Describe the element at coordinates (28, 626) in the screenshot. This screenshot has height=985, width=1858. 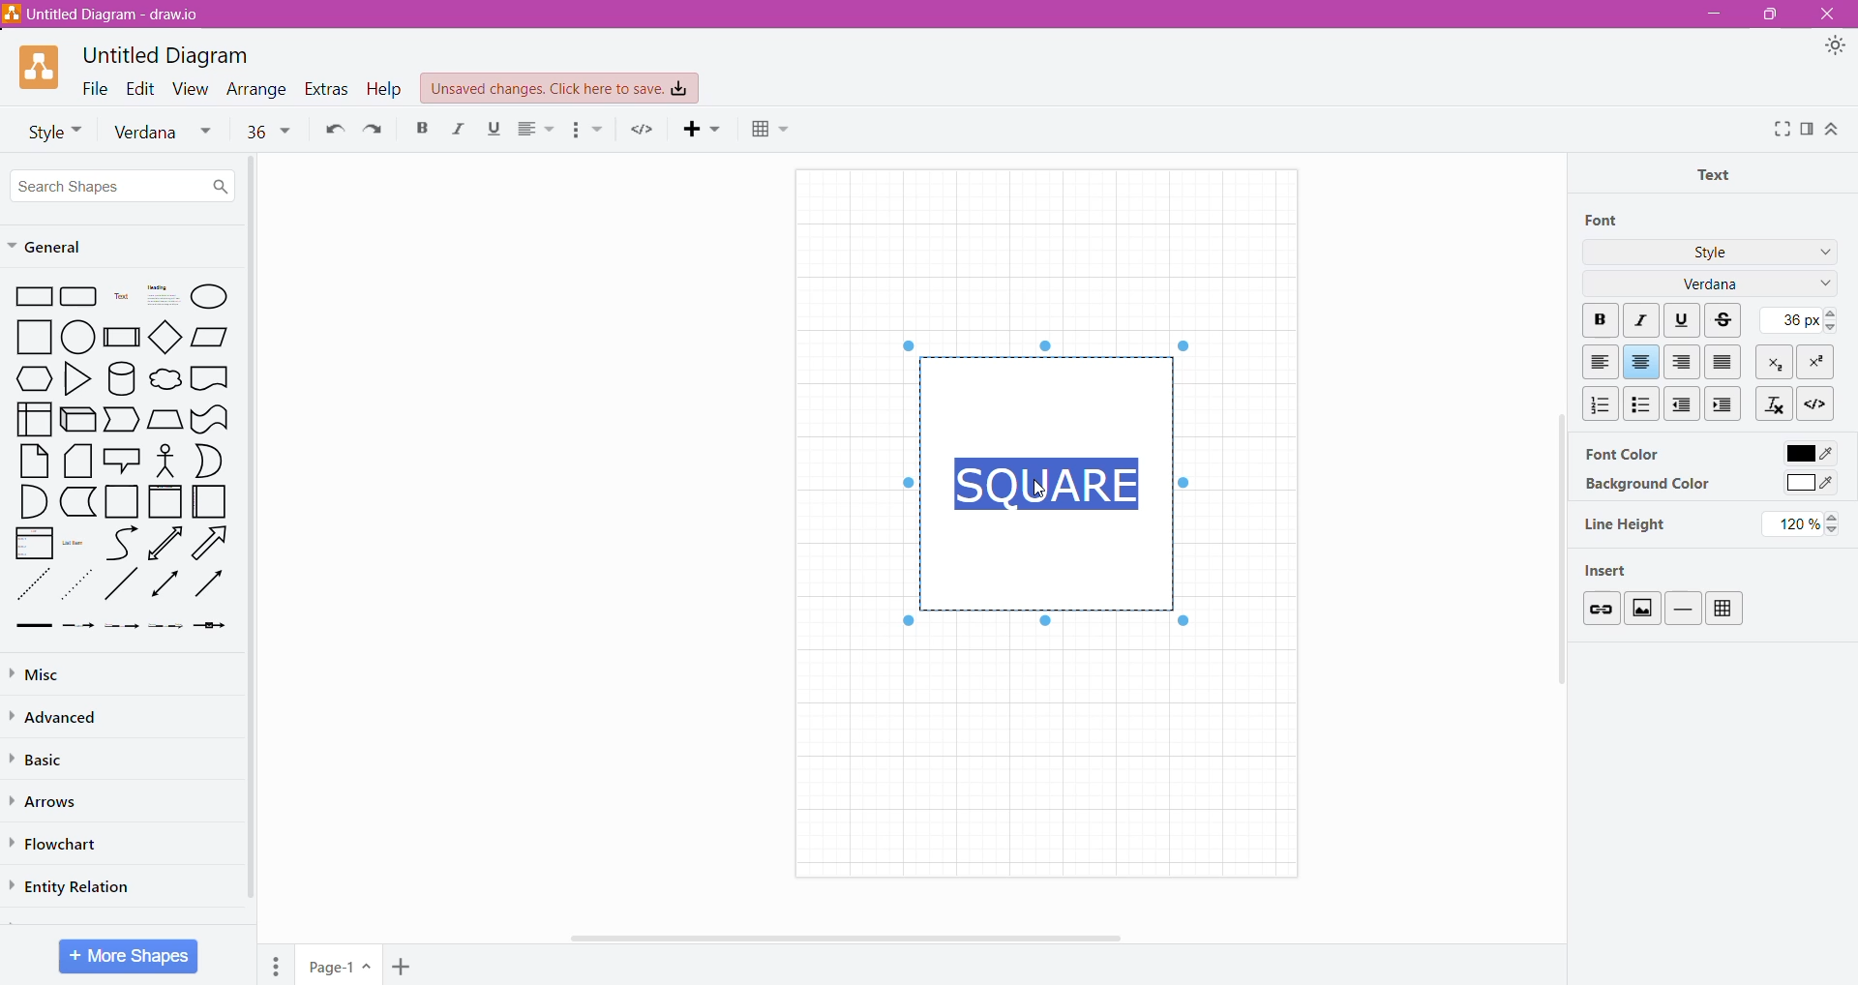
I see `Thick Arrow` at that location.